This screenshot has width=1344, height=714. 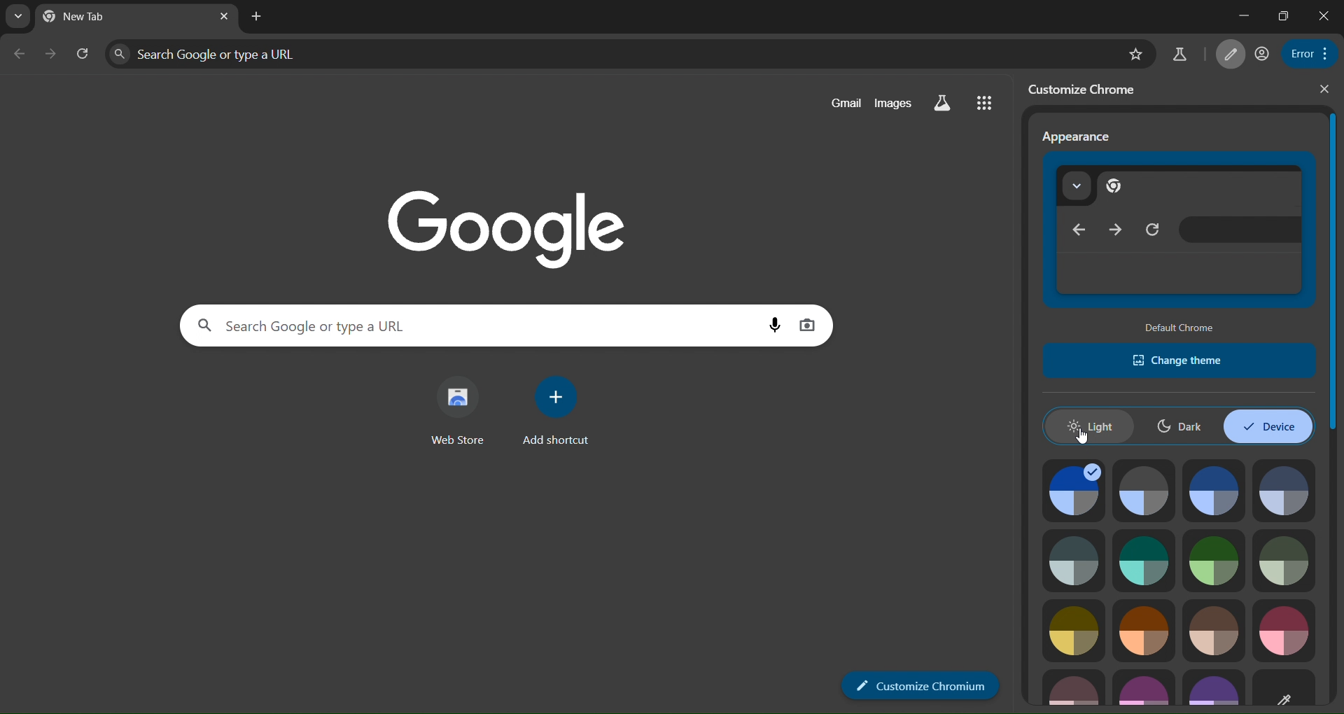 What do you see at coordinates (1088, 90) in the screenshot?
I see `customize chrome` at bounding box center [1088, 90].